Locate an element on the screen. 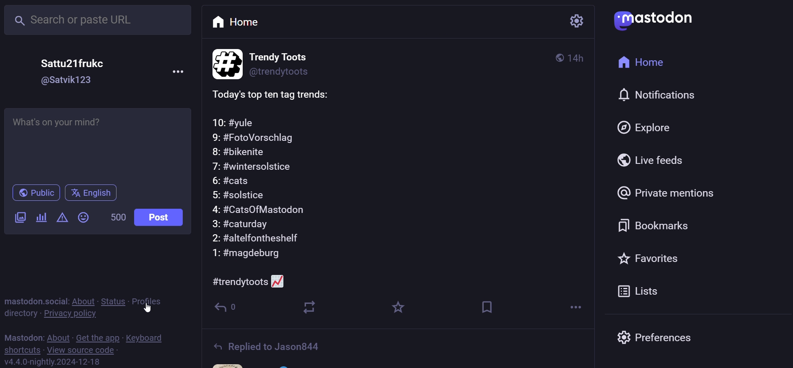 This screenshot has height=368, width=793. public is located at coordinates (35, 194).